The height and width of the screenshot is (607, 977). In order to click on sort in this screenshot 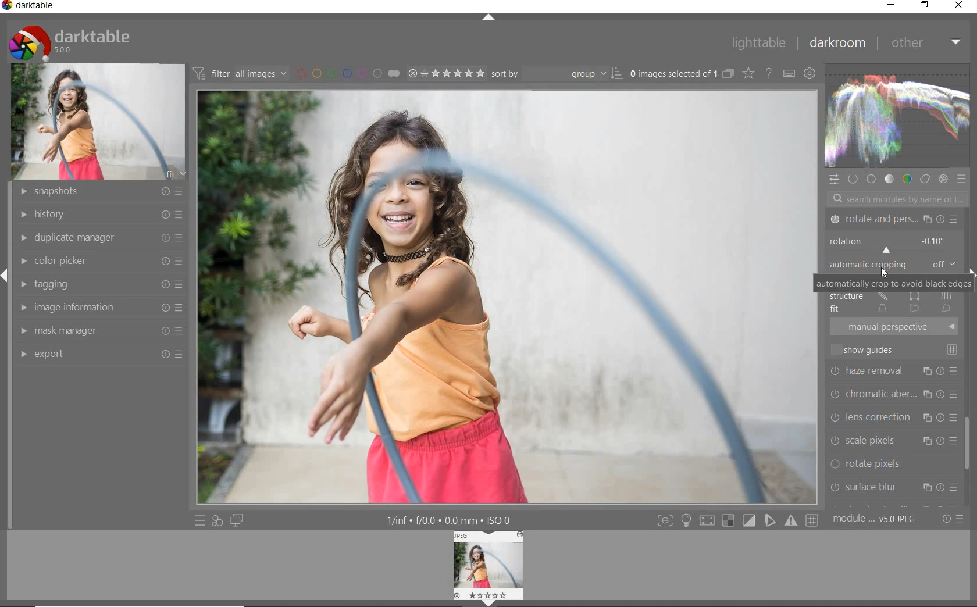, I will do `click(557, 73)`.